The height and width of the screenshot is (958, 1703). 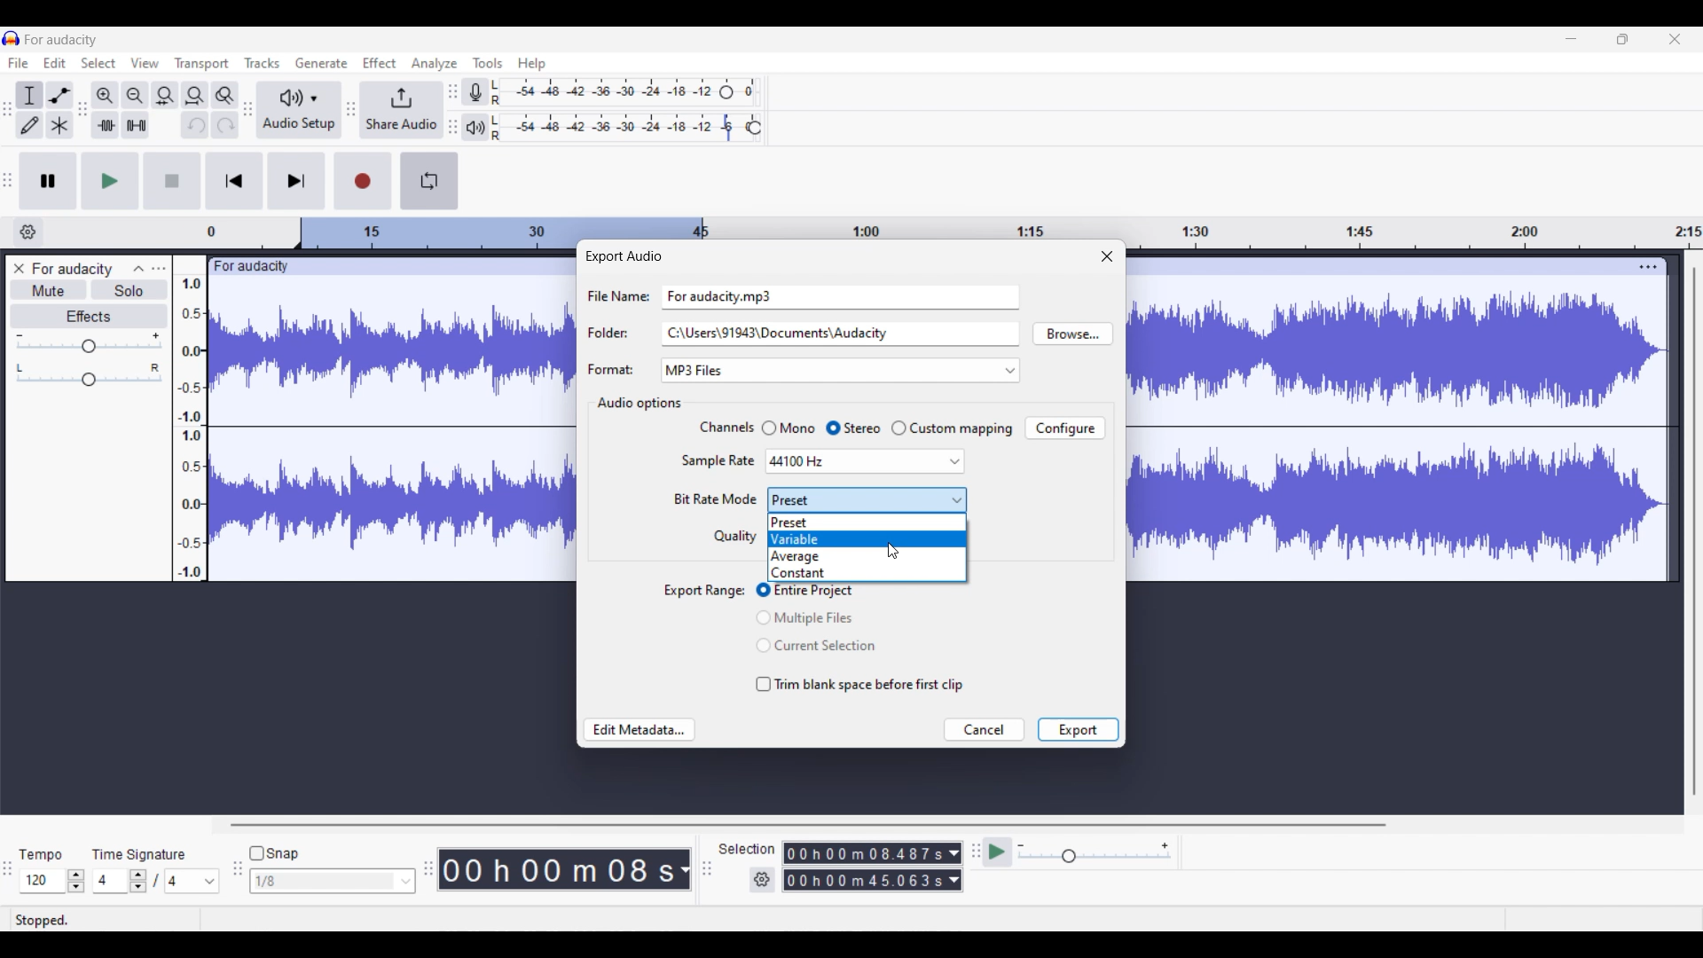 I want to click on Trim audio outside selection, so click(x=106, y=125).